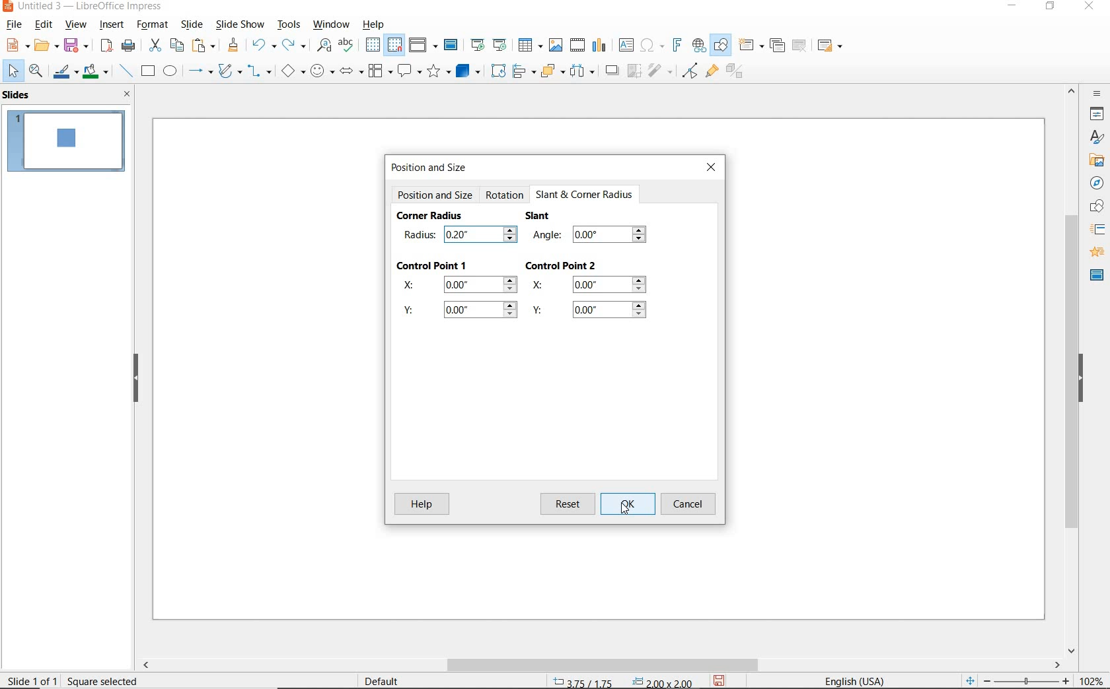  What do you see at coordinates (45, 46) in the screenshot?
I see `open` at bounding box center [45, 46].